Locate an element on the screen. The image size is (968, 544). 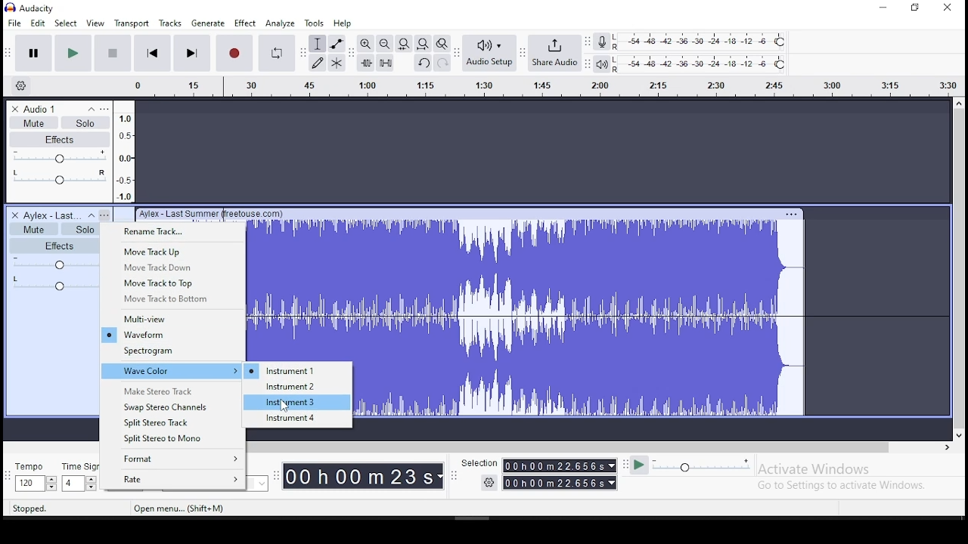
instrument 1 is located at coordinates (297, 370).